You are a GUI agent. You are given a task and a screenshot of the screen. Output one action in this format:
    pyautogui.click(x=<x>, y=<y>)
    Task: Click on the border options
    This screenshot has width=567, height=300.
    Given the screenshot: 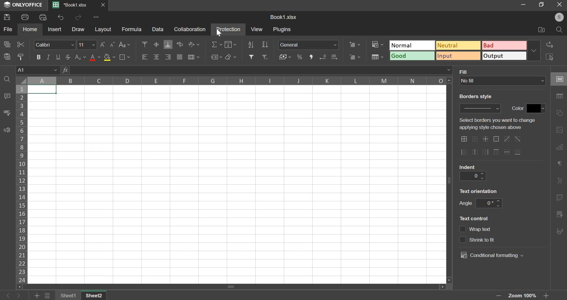 What is the action you would take?
    pyautogui.click(x=464, y=152)
    